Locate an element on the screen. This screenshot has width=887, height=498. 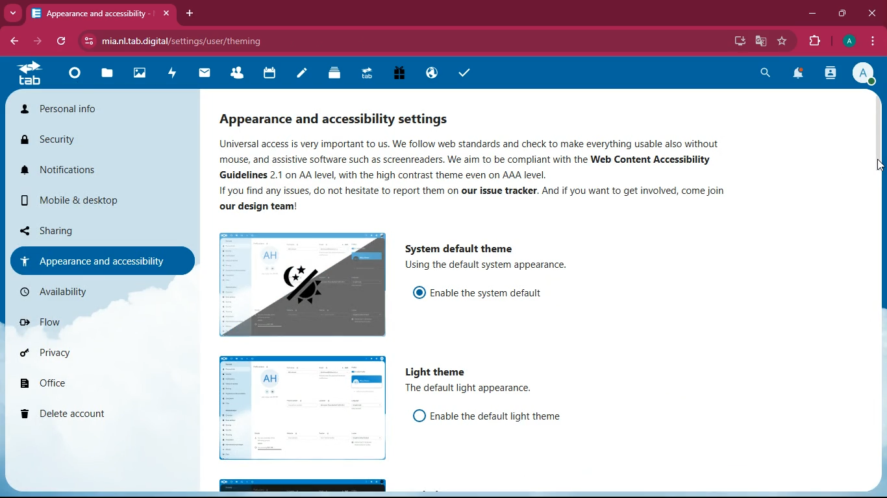
forward is located at coordinates (39, 41).